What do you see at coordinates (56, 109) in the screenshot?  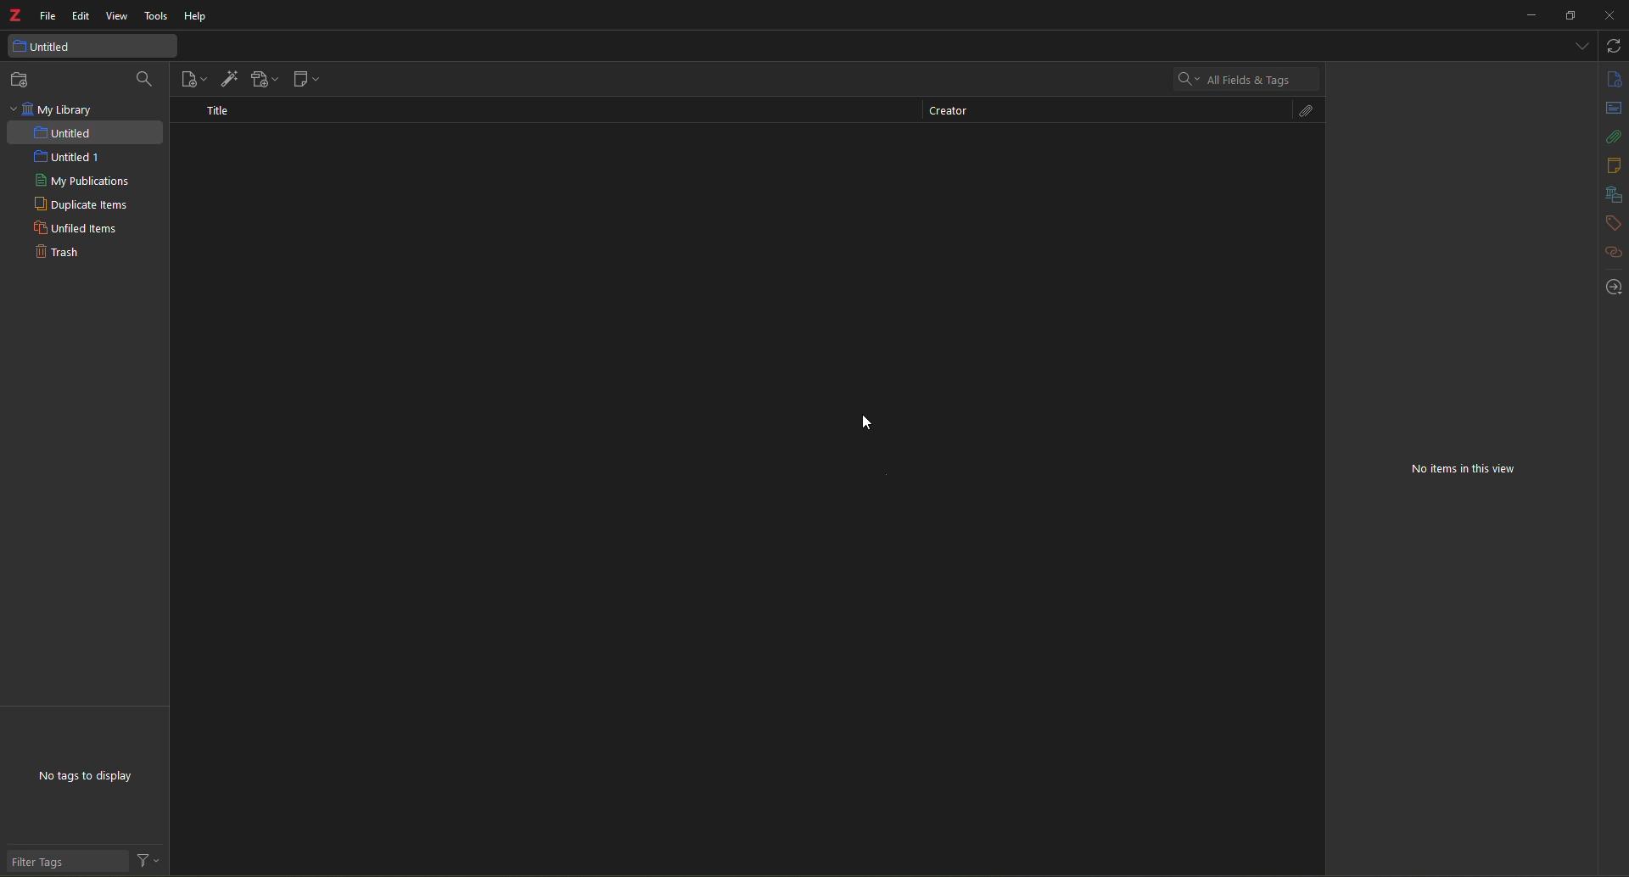 I see `my library` at bounding box center [56, 109].